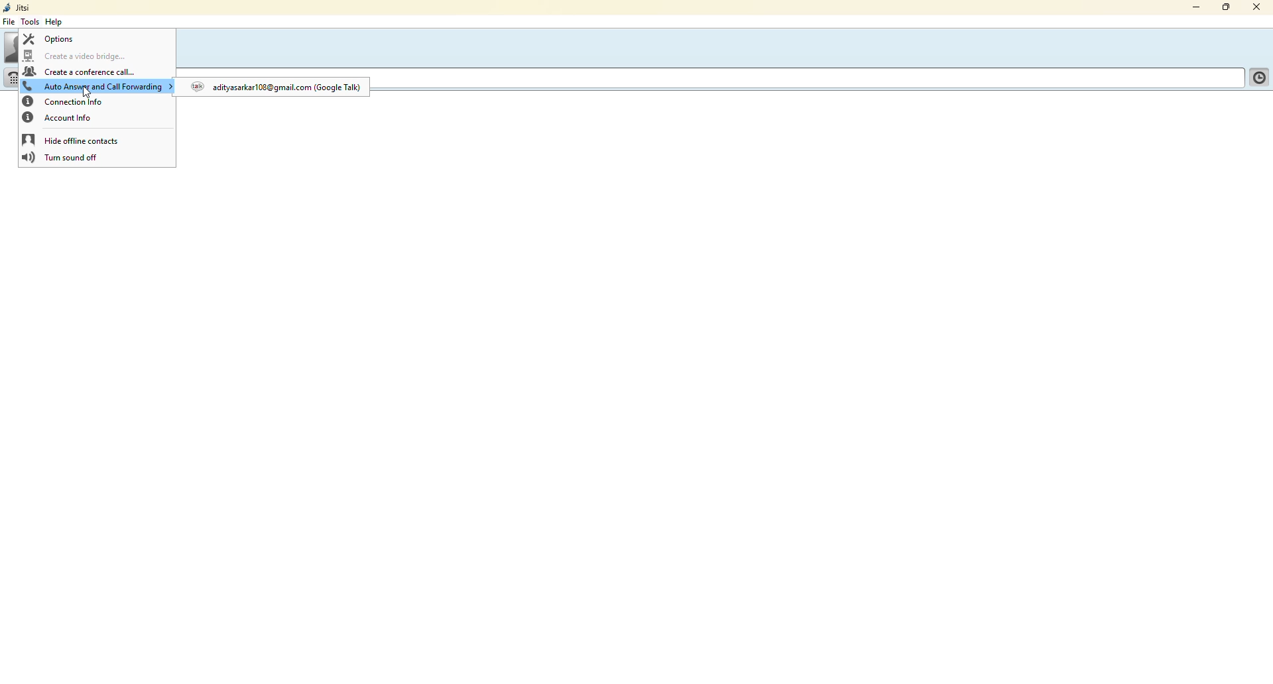 The height and width of the screenshot is (684, 1273). Describe the element at coordinates (1257, 80) in the screenshot. I see `contact list` at that location.